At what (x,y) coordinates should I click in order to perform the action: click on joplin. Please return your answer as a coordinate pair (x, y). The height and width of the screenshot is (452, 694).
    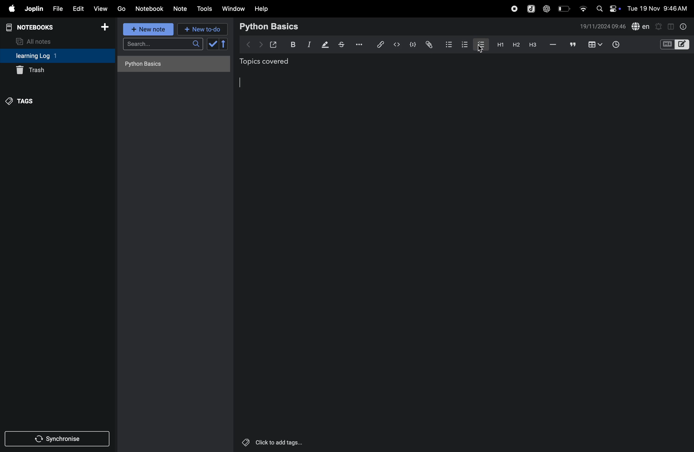
    Looking at the image, I should click on (530, 8).